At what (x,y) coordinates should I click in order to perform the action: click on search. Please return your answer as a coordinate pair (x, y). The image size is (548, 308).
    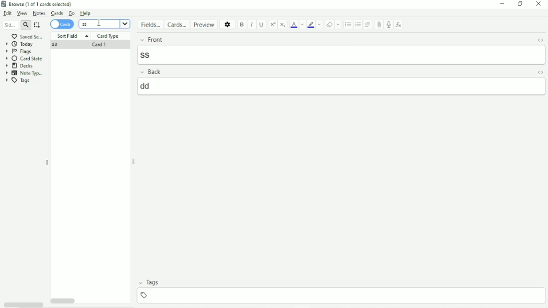
    Looking at the image, I should click on (99, 24).